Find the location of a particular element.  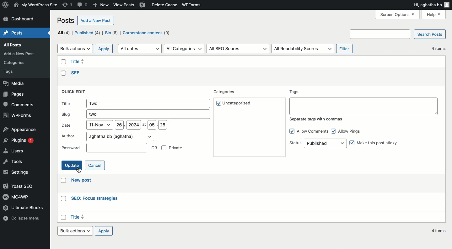

tags is located at coordinates (13, 72).